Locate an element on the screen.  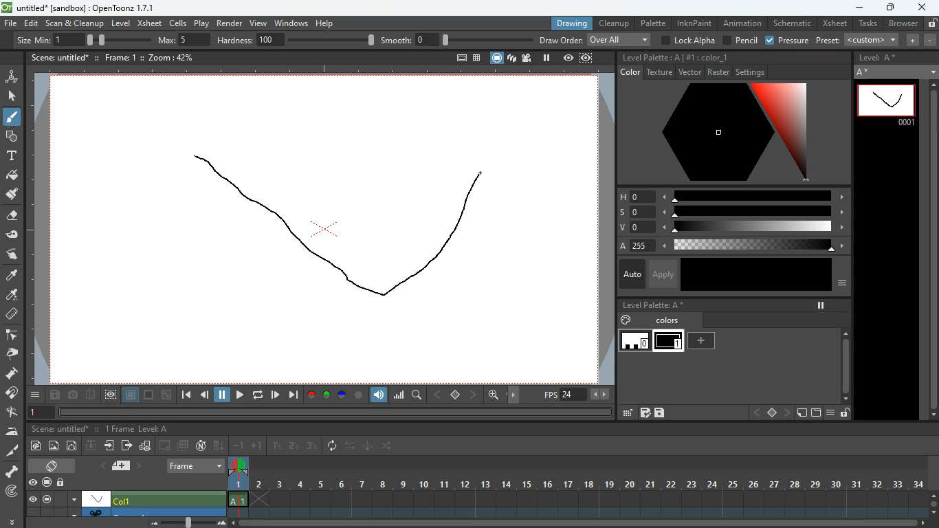
right is located at coordinates (516, 395).